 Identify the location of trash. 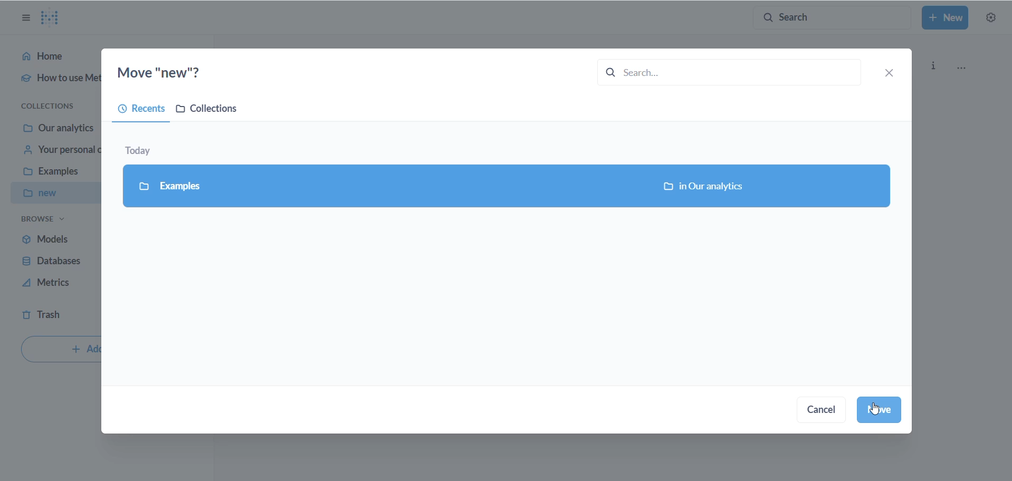
(52, 316).